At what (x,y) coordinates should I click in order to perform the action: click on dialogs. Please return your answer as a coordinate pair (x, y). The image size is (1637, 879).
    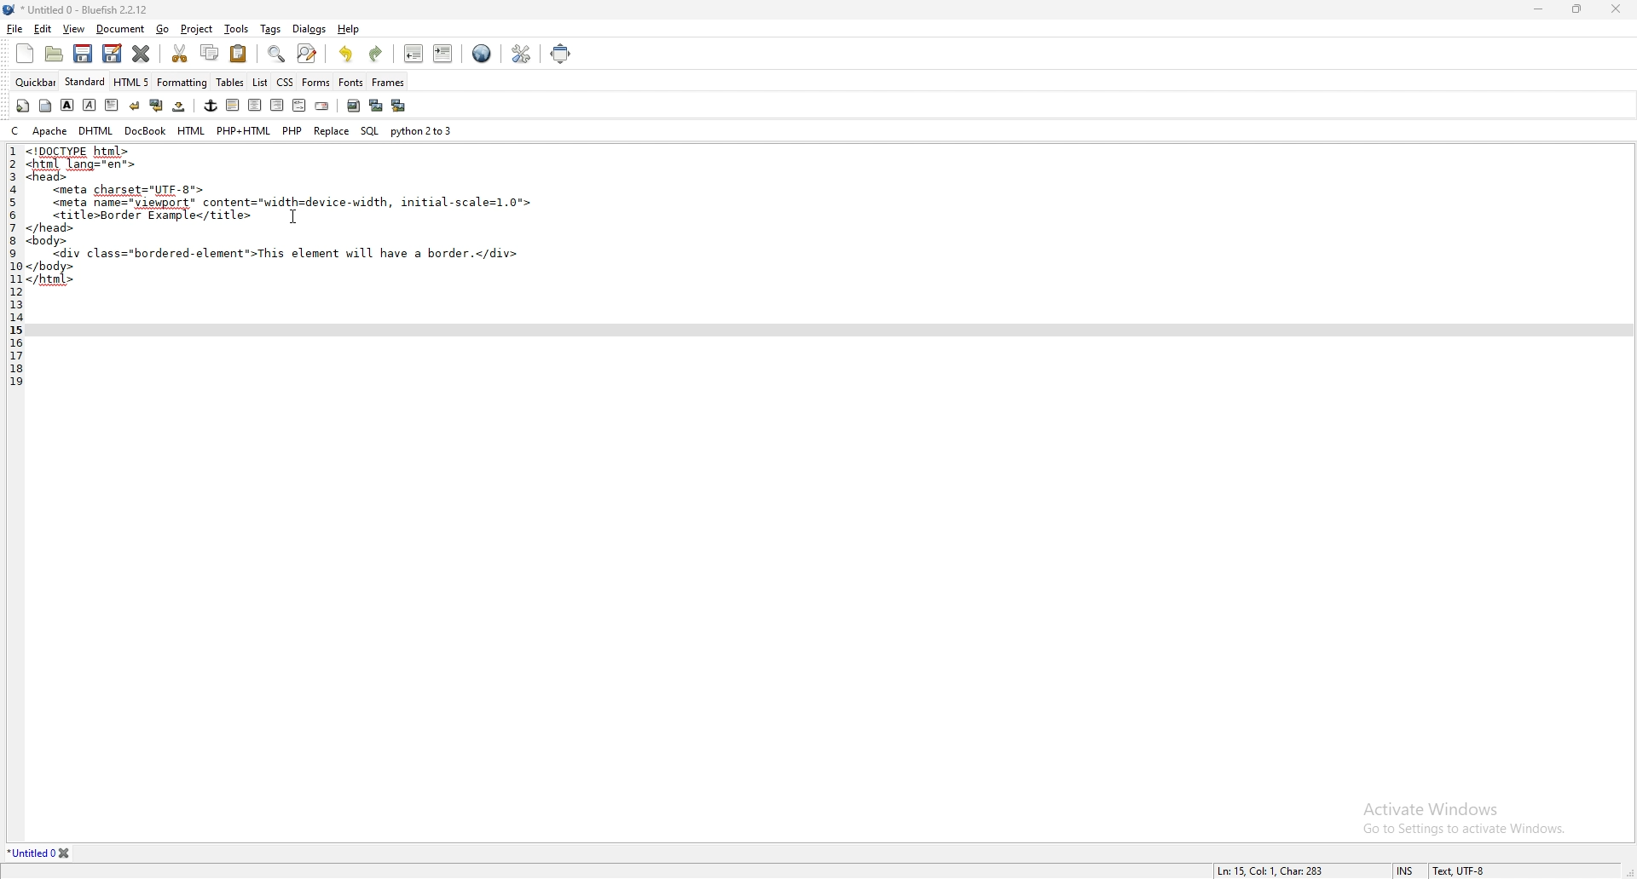
    Looking at the image, I should click on (309, 28).